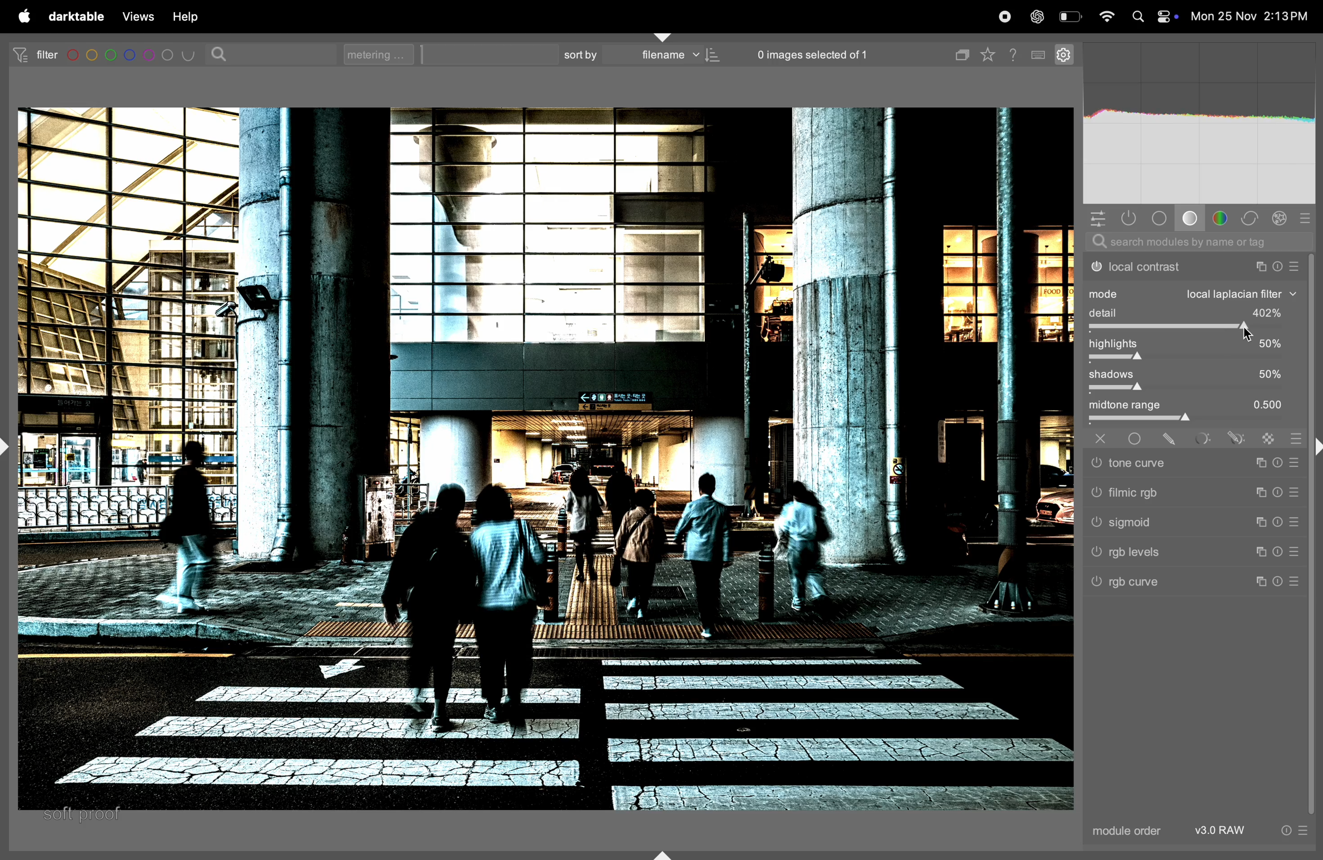 The height and width of the screenshot is (860, 1323). What do you see at coordinates (676, 56) in the screenshot?
I see `filename` at bounding box center [676, 56].